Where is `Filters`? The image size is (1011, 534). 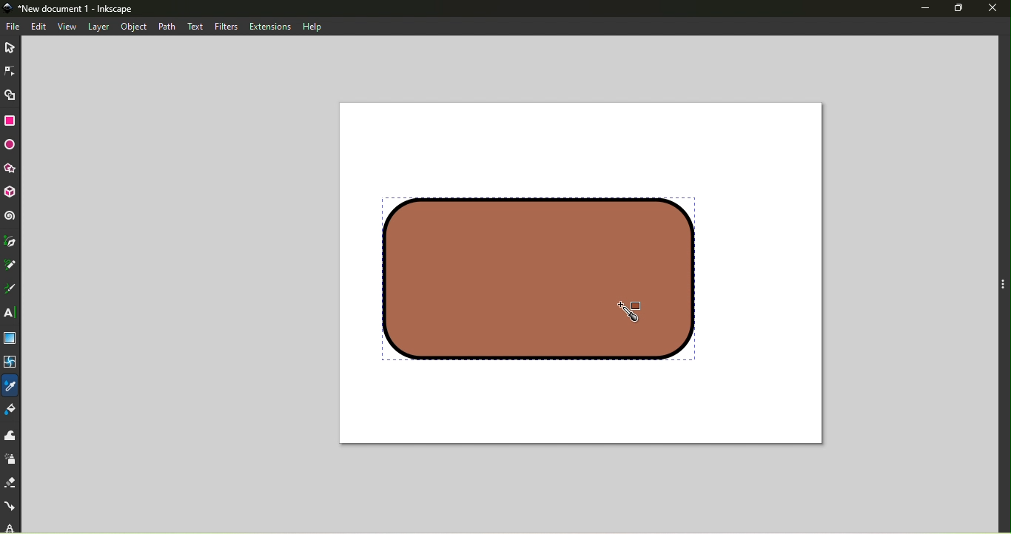 Filters is located at coordinates (222, 26).